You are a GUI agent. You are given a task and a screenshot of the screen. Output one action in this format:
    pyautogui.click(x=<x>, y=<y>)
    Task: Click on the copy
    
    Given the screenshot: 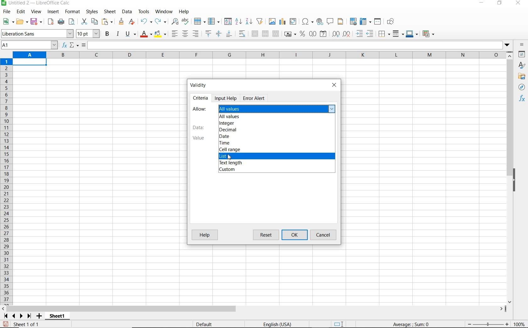 What is the action you would take?
    pyautogui.click(x=95, y=21)
    